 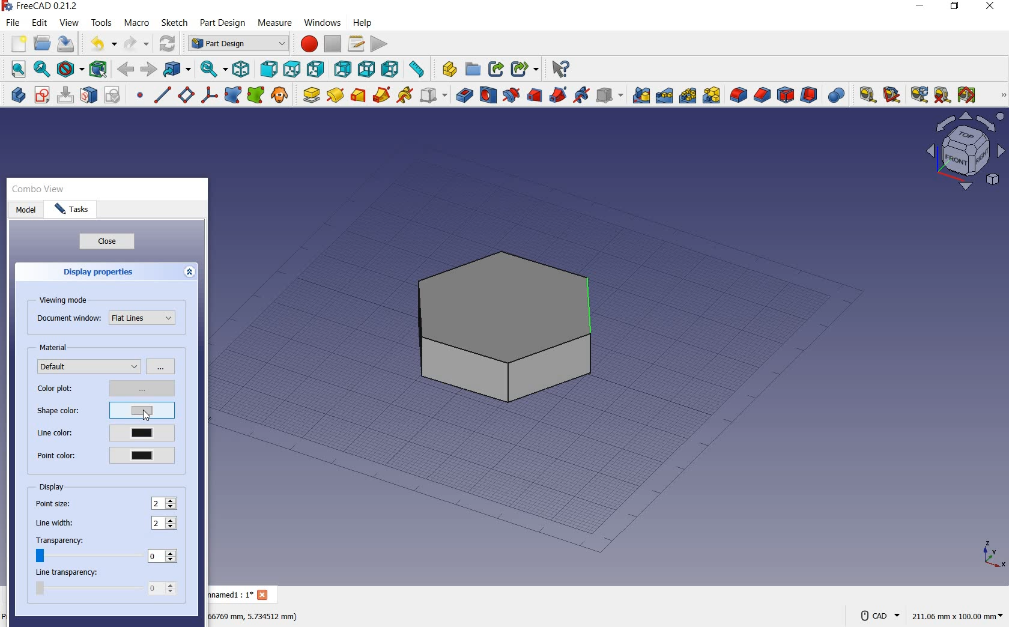 I want to click on measure linear, so click(x=865, y=96).